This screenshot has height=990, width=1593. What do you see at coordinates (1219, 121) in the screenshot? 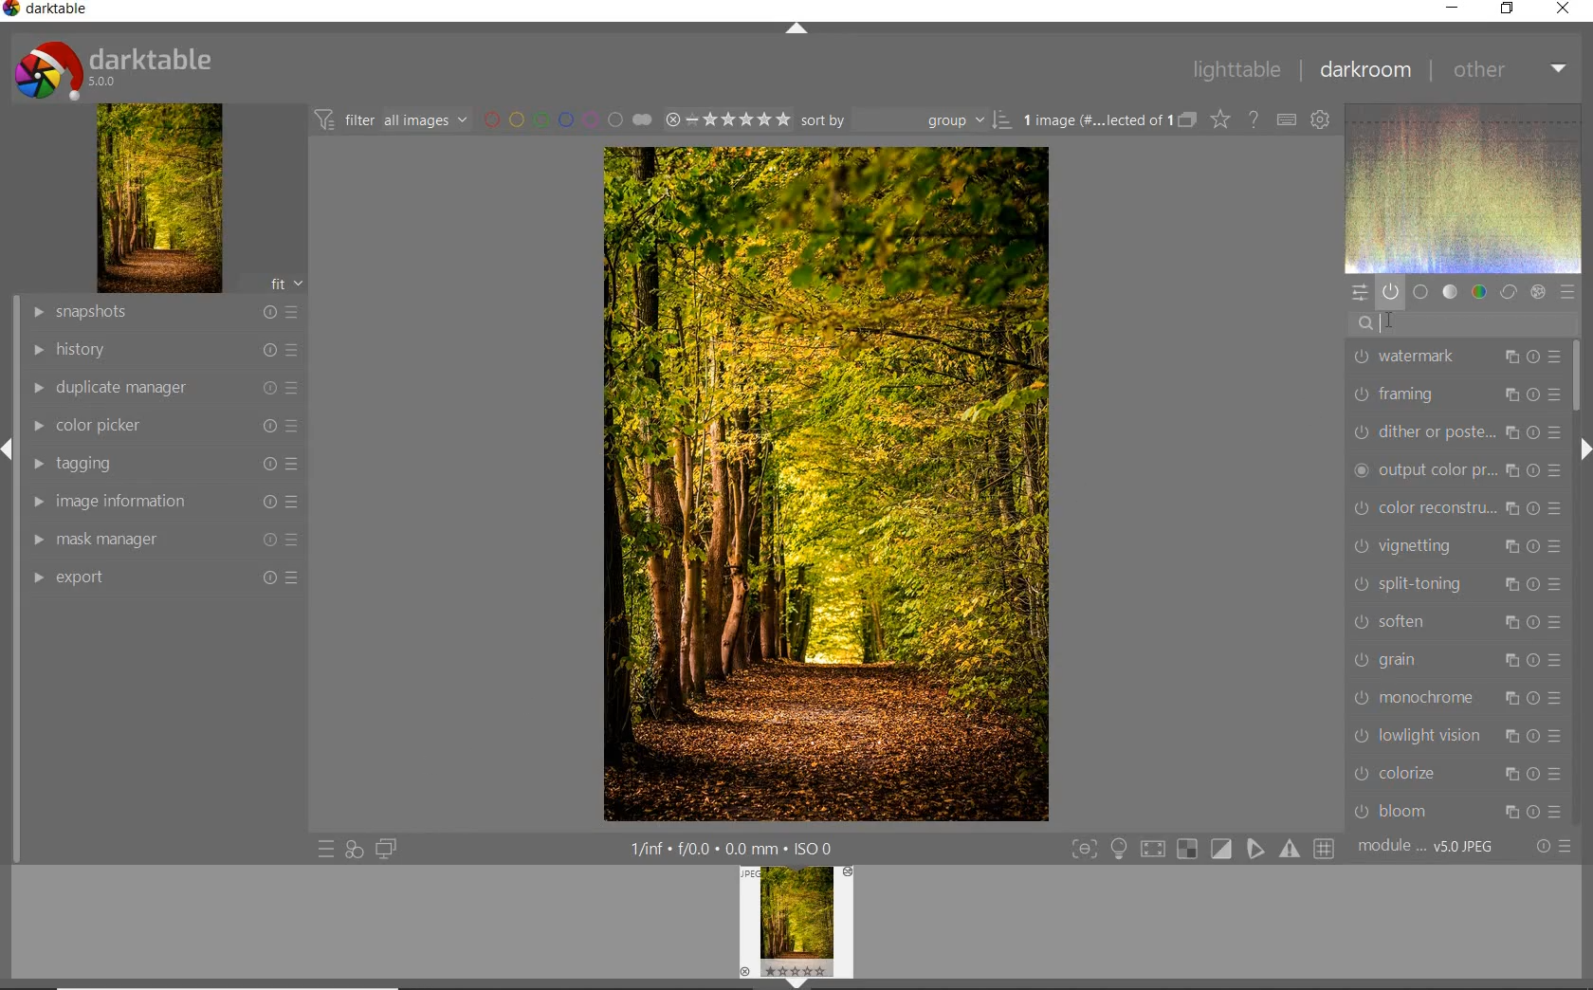
I see `change type of overlay` at bounding box center [1219, 121].